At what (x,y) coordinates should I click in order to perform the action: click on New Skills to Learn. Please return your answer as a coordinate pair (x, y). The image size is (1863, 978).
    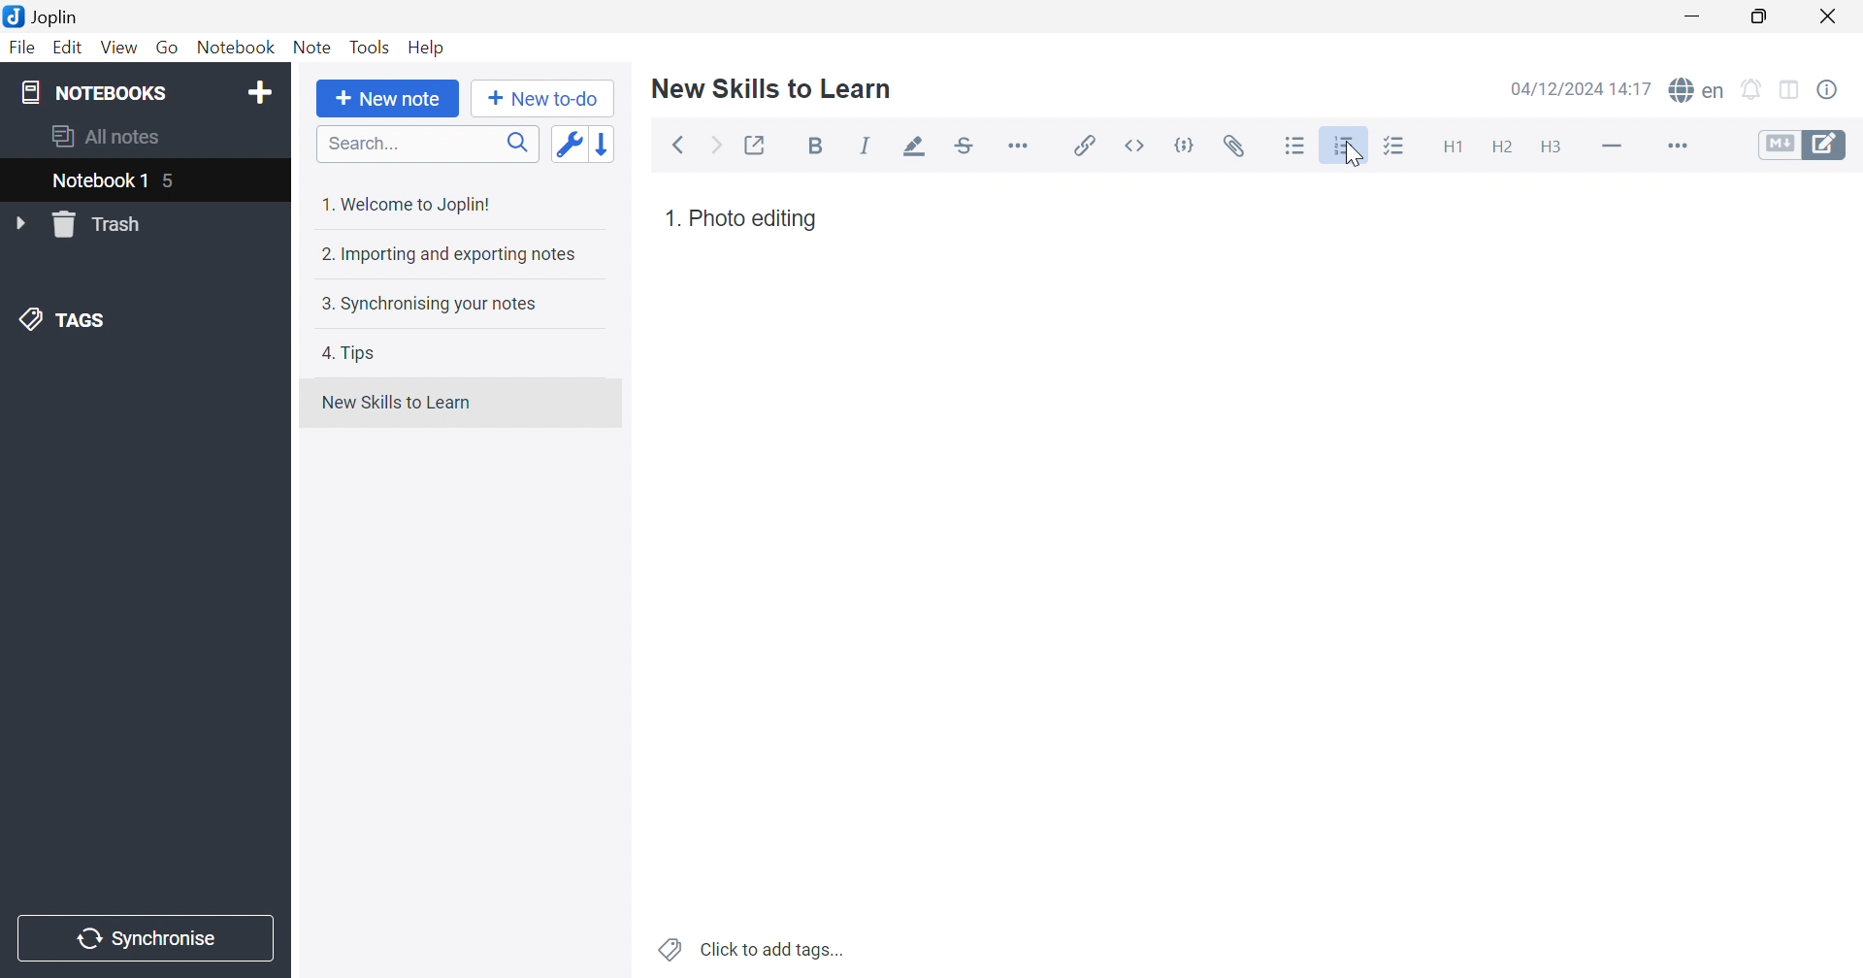
    Looking at the image, I should click on (396, 403).